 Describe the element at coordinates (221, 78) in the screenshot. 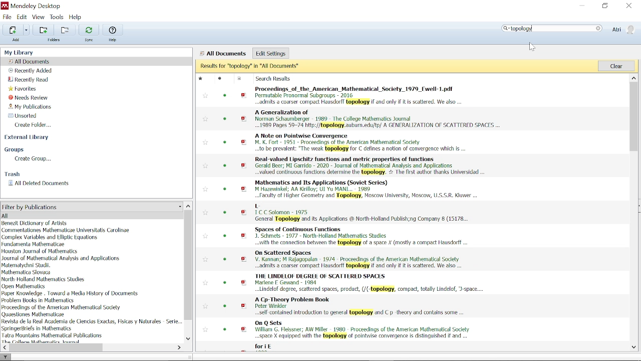

I see `read` at that location.